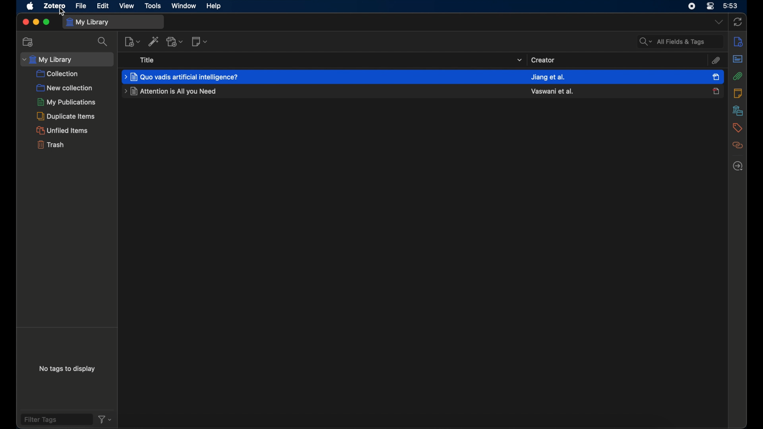 The width and height of the screenshot is (763, 429). Describe the element at coordinates (552, 91) in the screenshot. I see `created name` at that location.